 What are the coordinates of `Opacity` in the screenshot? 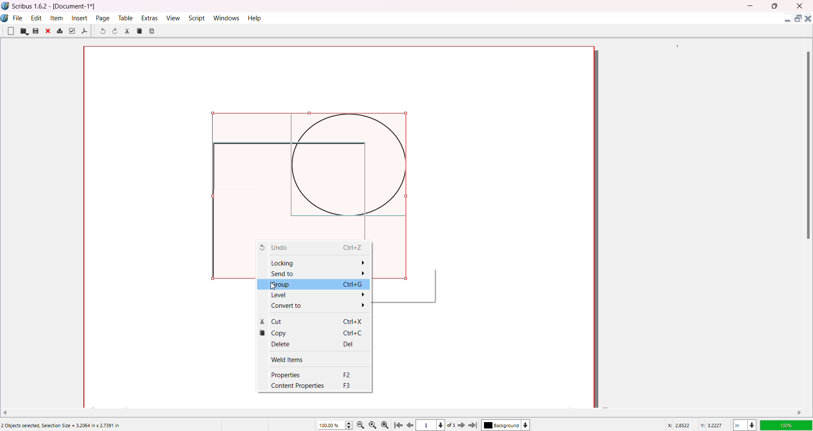 It's located at (785, 424).